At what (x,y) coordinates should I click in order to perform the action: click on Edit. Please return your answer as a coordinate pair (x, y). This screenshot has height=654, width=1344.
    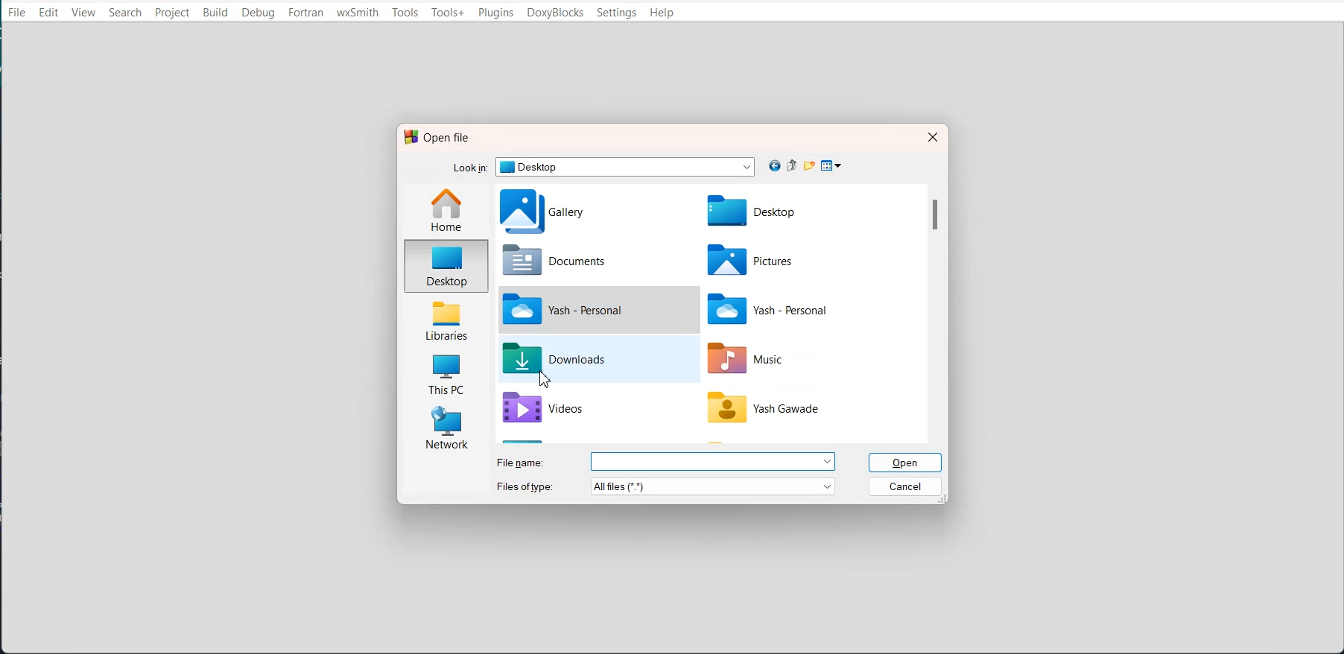
    Looking at the image, I should click on (49, 13).